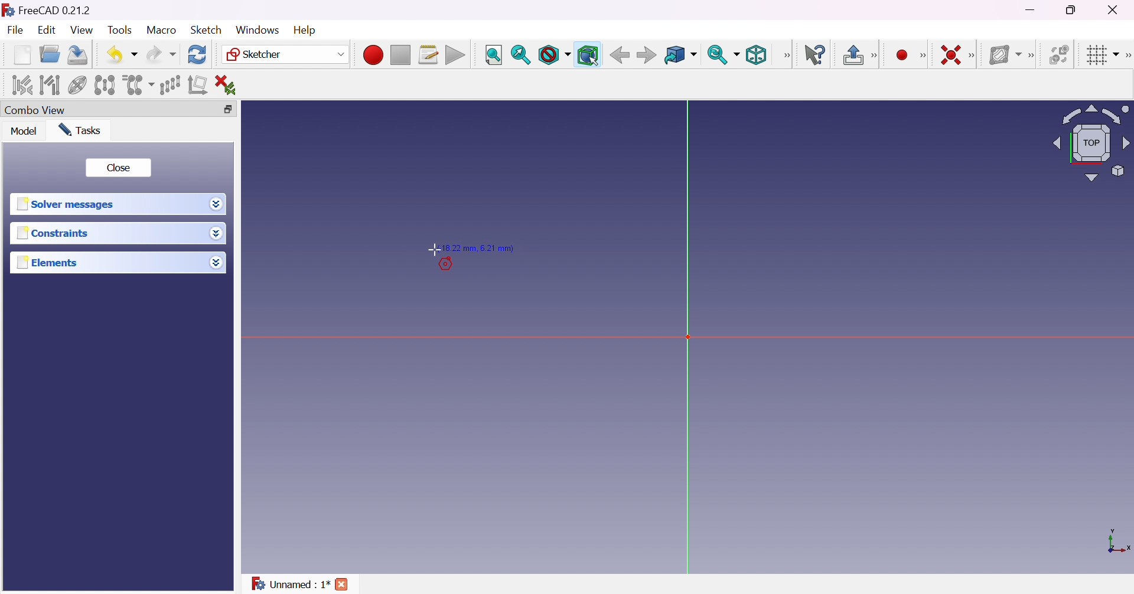 The width and height of the screenshot is (1134, 594). Describe the element at coordinates (215, 203) in the screenshot. I see `Drop down` at that location.